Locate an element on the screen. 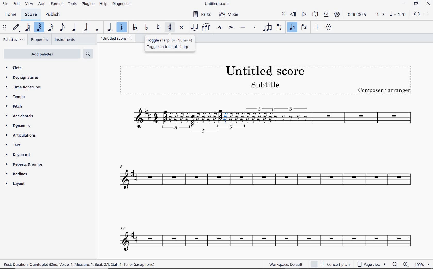  zoom in or zoom out is located at coordinates (400, 265).